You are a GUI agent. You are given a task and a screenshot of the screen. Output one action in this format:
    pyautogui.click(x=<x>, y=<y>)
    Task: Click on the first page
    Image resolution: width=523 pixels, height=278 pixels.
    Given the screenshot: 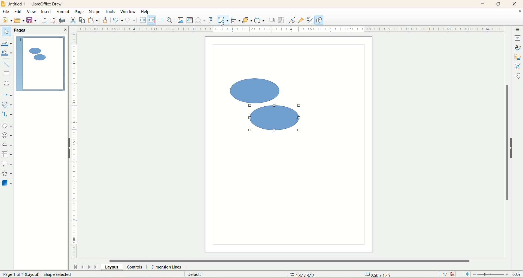 What is the action you would take?
    pyautogui.click(x=75, y=266)
    